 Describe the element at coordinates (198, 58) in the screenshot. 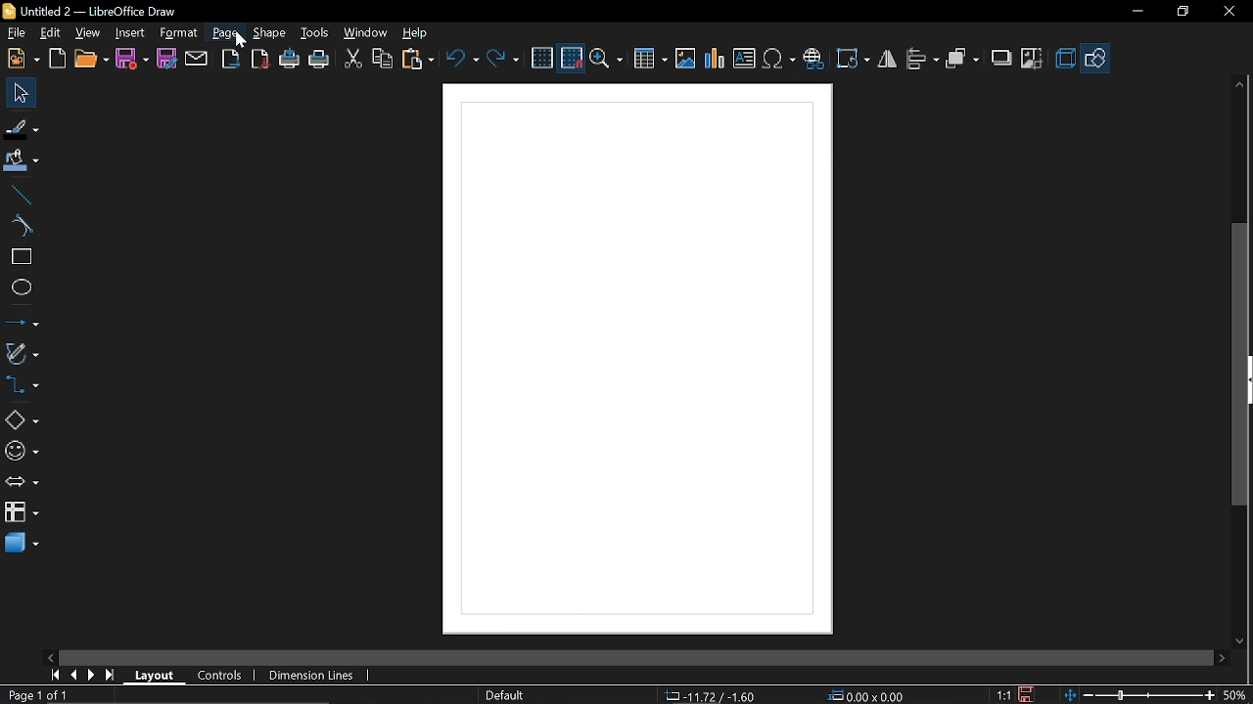

I see `Attach` at that location.